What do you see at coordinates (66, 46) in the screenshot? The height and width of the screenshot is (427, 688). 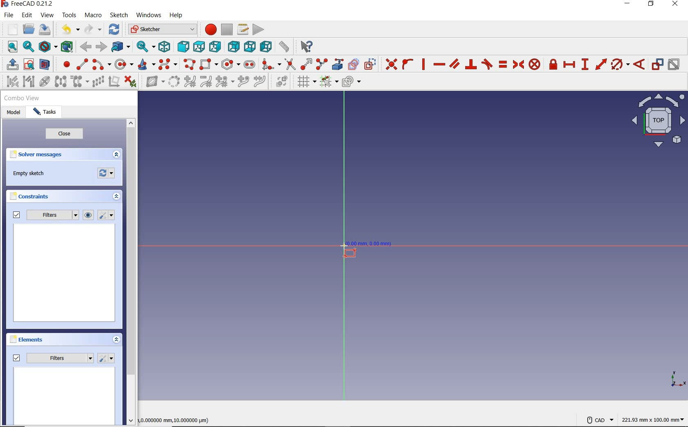 I see `bounding box` at bounding box center [66, 46].